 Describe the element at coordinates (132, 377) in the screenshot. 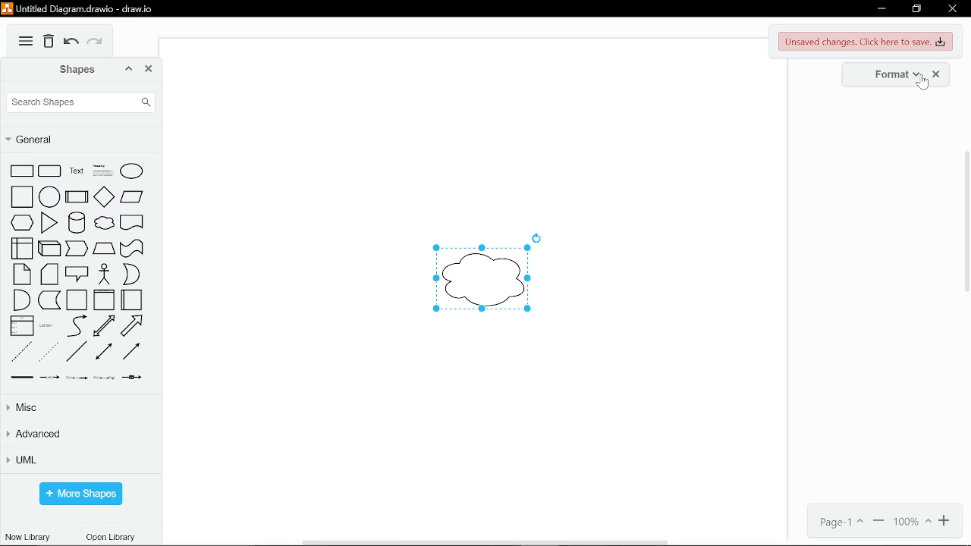

I see `connector with symbol` at that location.